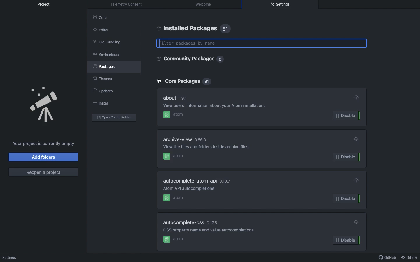  Describe the element at coordinates (44, 144) in the screenshot. I see `Your project is currently empty` at that location.